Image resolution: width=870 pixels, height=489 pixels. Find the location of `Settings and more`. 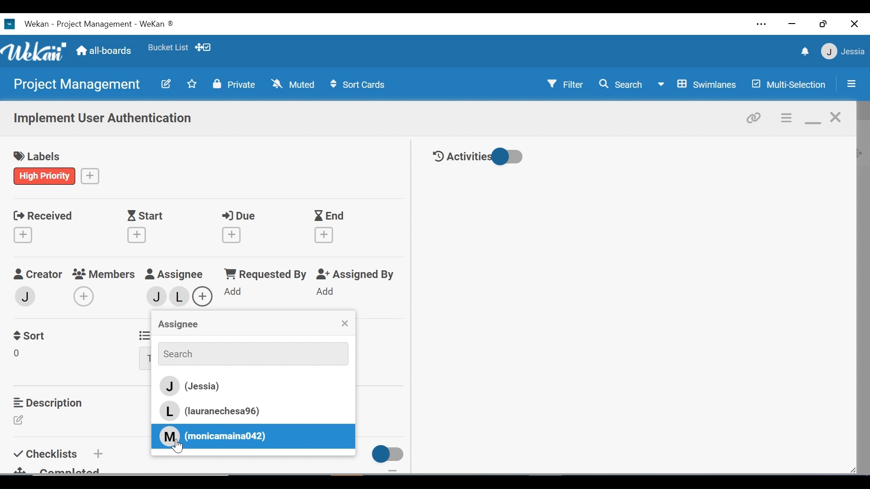

Settings and more is located at coordinates (762, 25).